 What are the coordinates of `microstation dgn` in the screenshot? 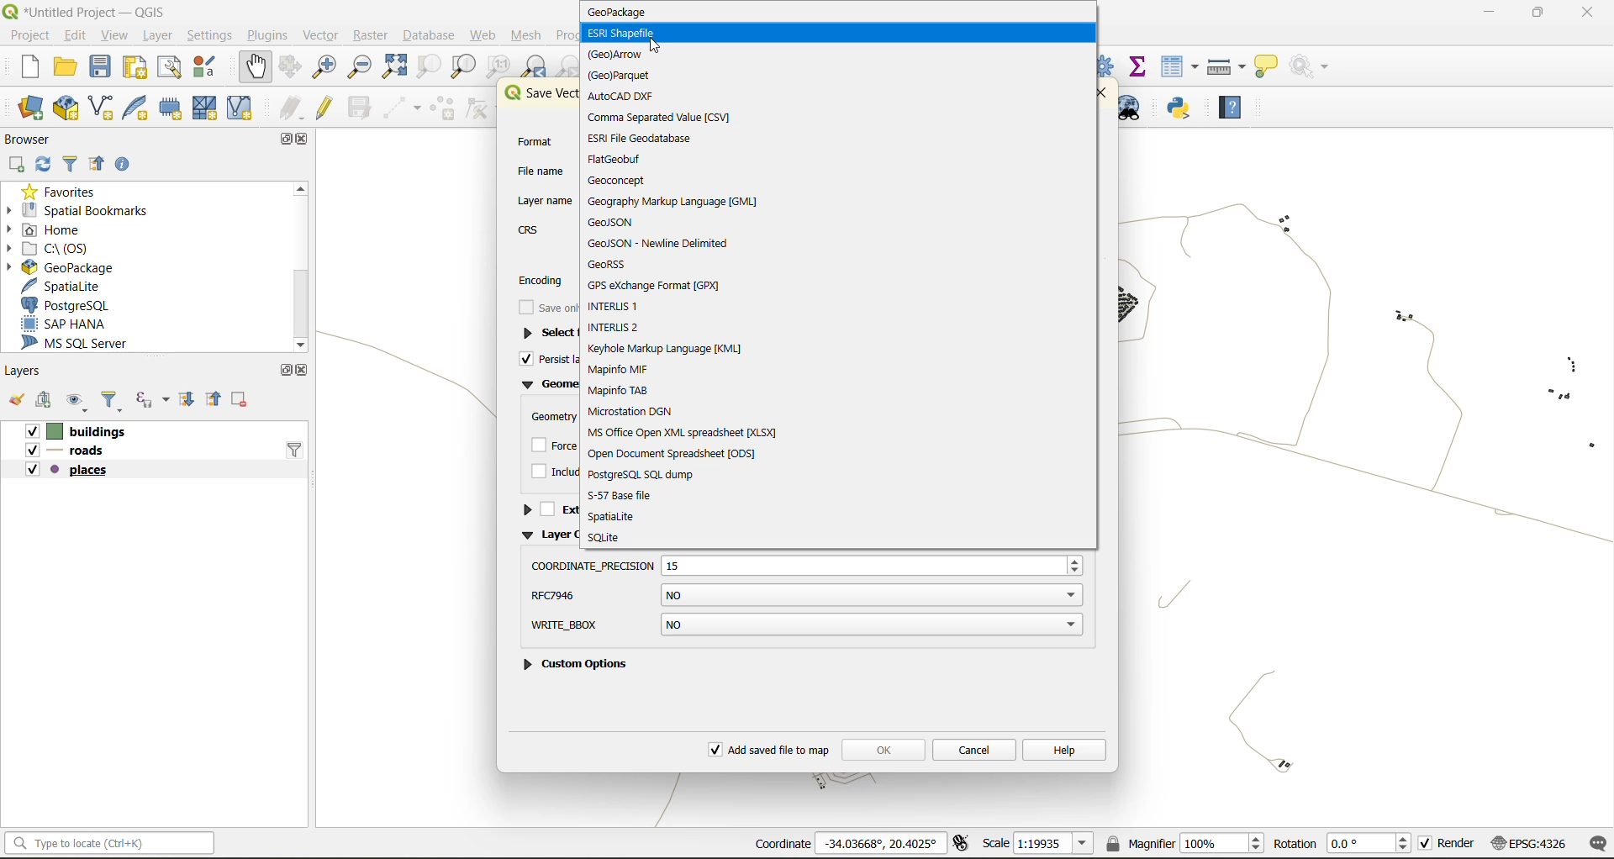 It's located at (630, 411).